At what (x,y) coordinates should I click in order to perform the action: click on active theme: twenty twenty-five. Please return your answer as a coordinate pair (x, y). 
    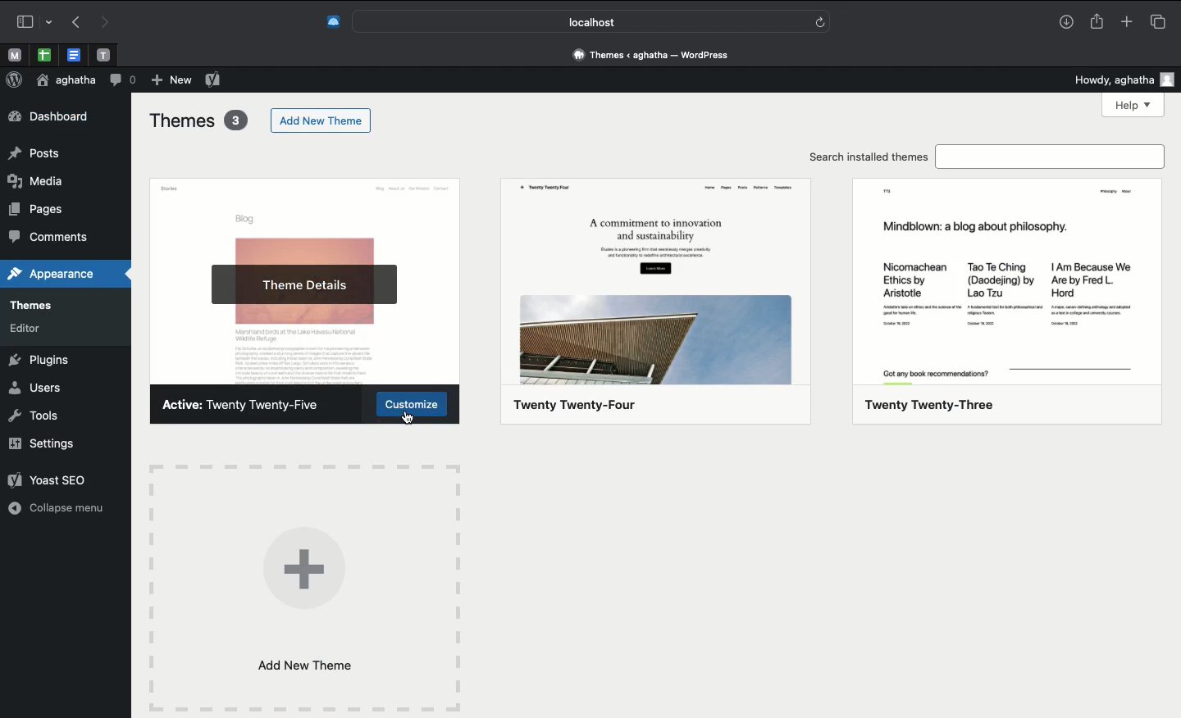
    Looking at the image, I should click on (239, 403).